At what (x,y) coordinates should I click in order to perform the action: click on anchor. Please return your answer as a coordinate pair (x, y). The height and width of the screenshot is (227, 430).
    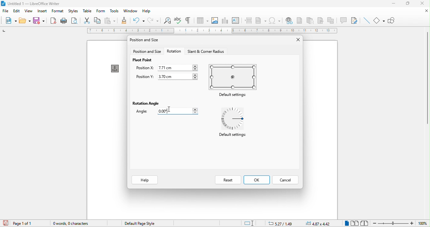
    Looking at the image, I should click on (116, 69).